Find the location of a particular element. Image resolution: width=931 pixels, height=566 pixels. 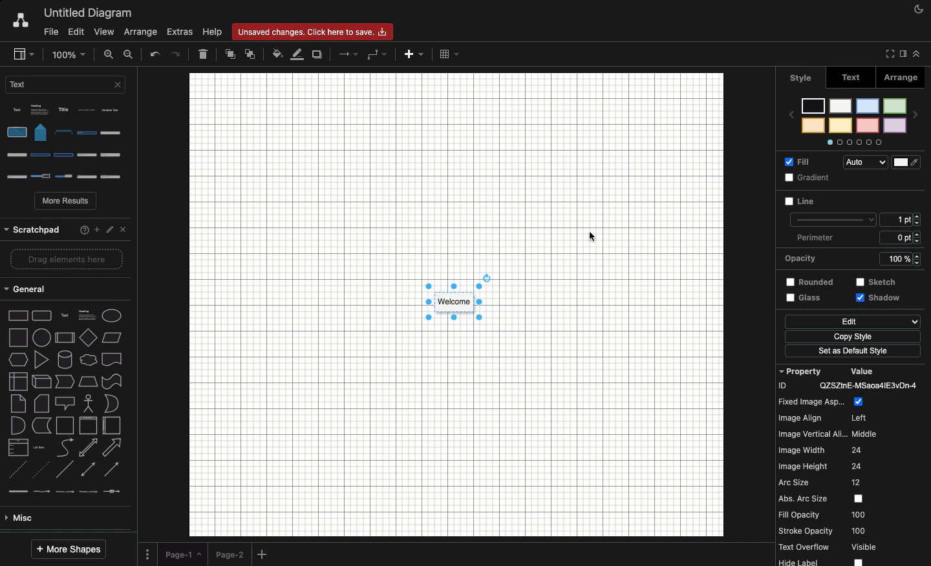

Entity relation is located at coordinates (42, 518).